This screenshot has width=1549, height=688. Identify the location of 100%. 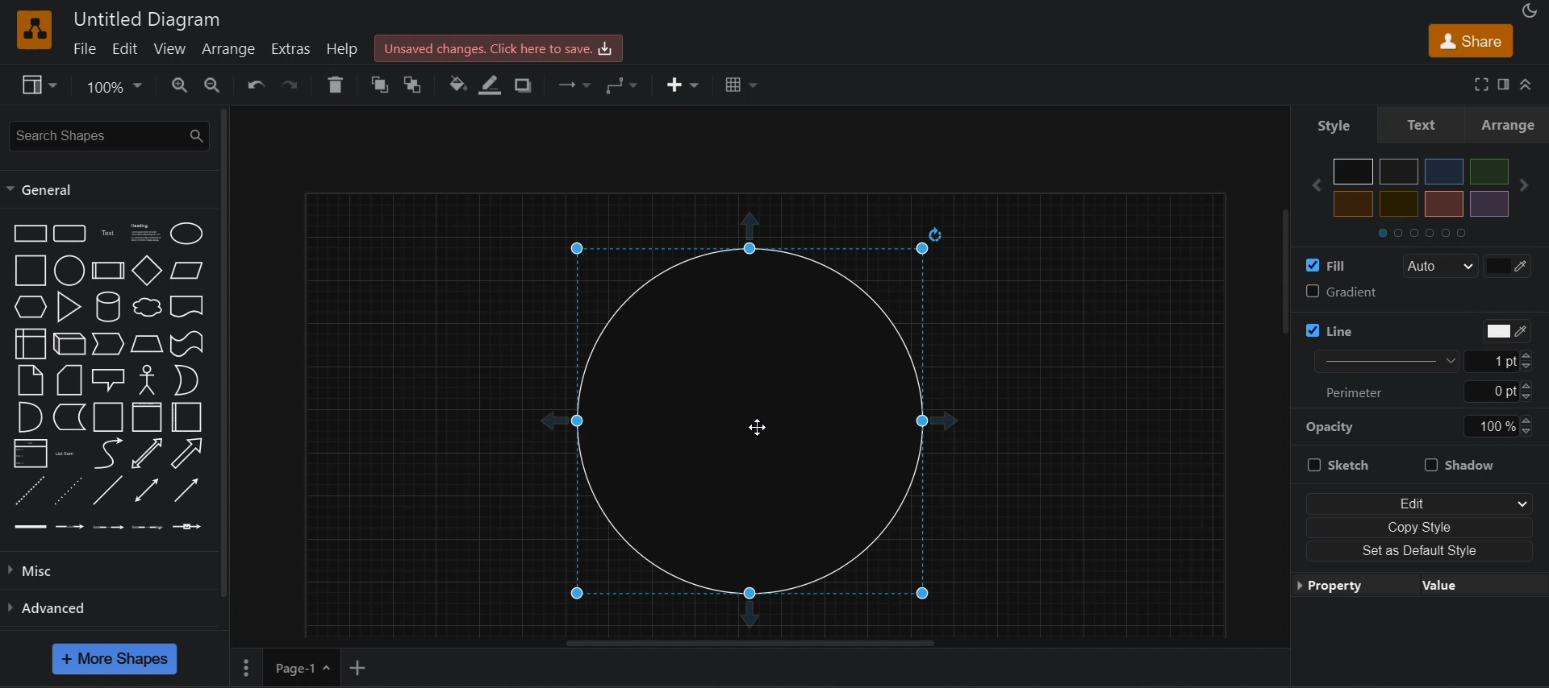
(1501, 425).